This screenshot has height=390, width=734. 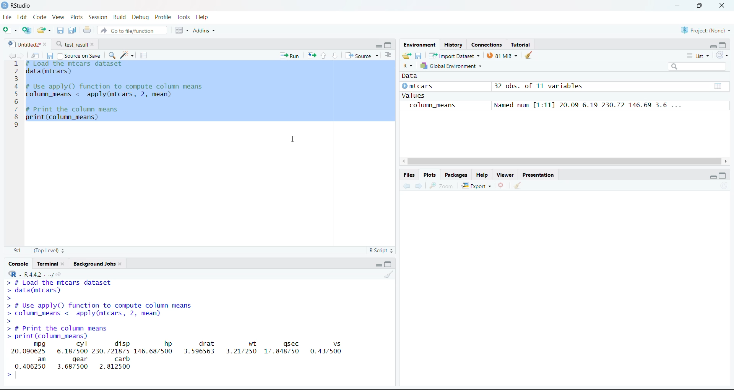 I want to click on Plots, so click(x=430, y=174).